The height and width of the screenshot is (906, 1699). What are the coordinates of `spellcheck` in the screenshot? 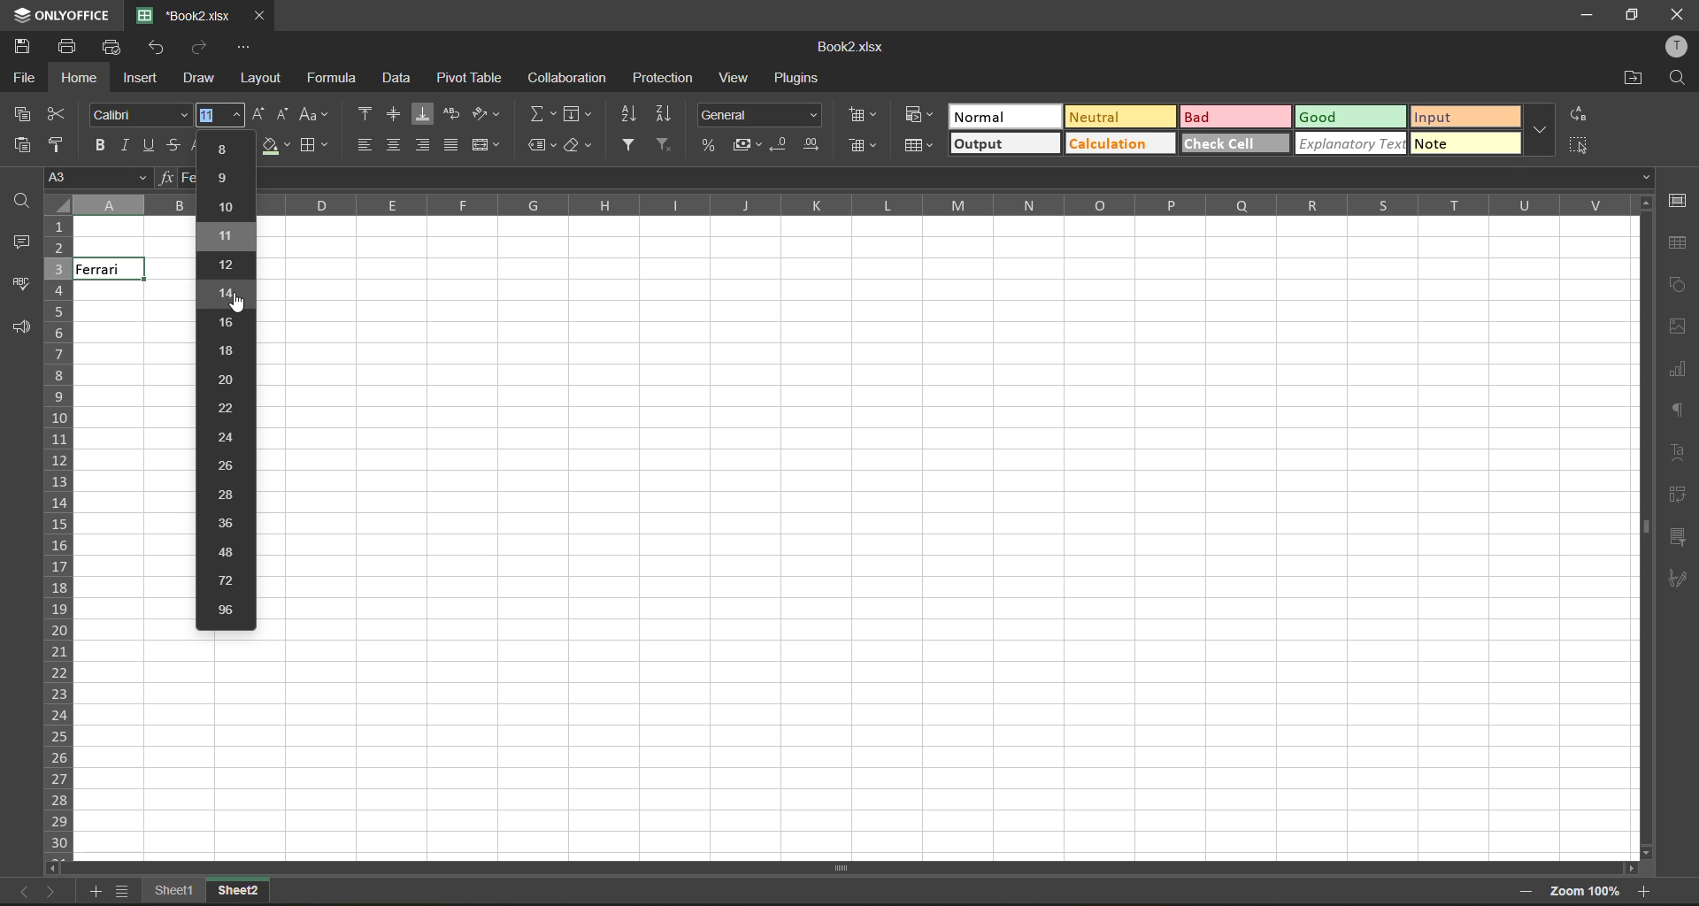 It's located at (19, 287).